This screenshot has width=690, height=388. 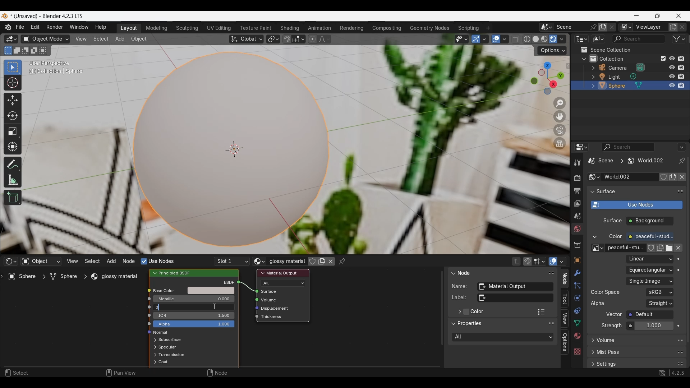 I want to click on Optional custom node label, so click(x=515, y=298).